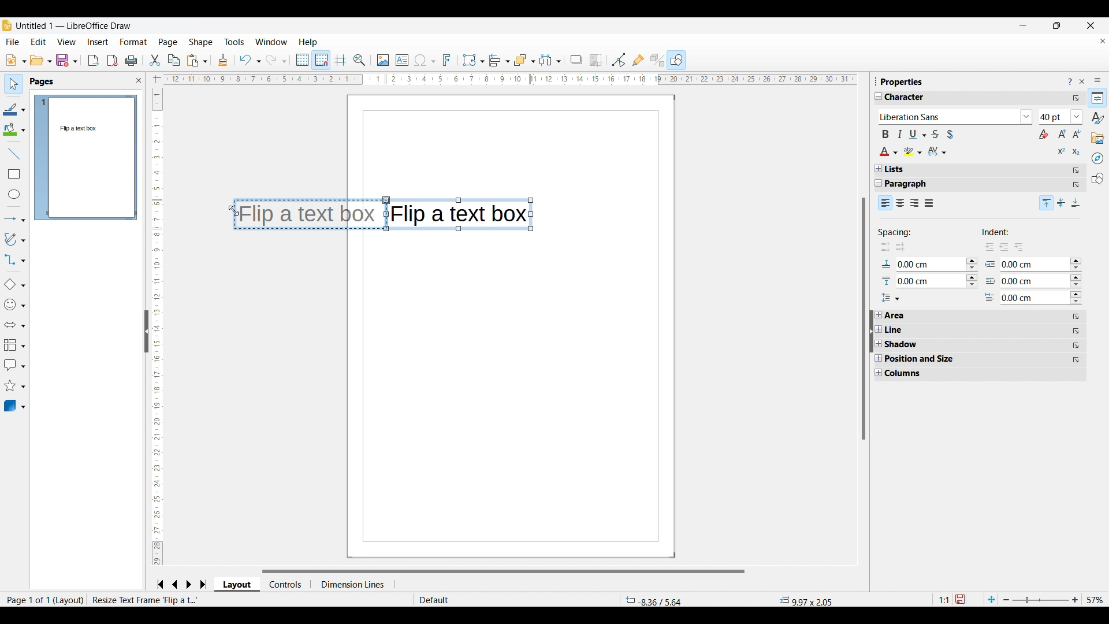 The image size is (1109, 624). Describe the element at coordinates (1062, 151) in the screenshot. I see `Super script ` at that location.